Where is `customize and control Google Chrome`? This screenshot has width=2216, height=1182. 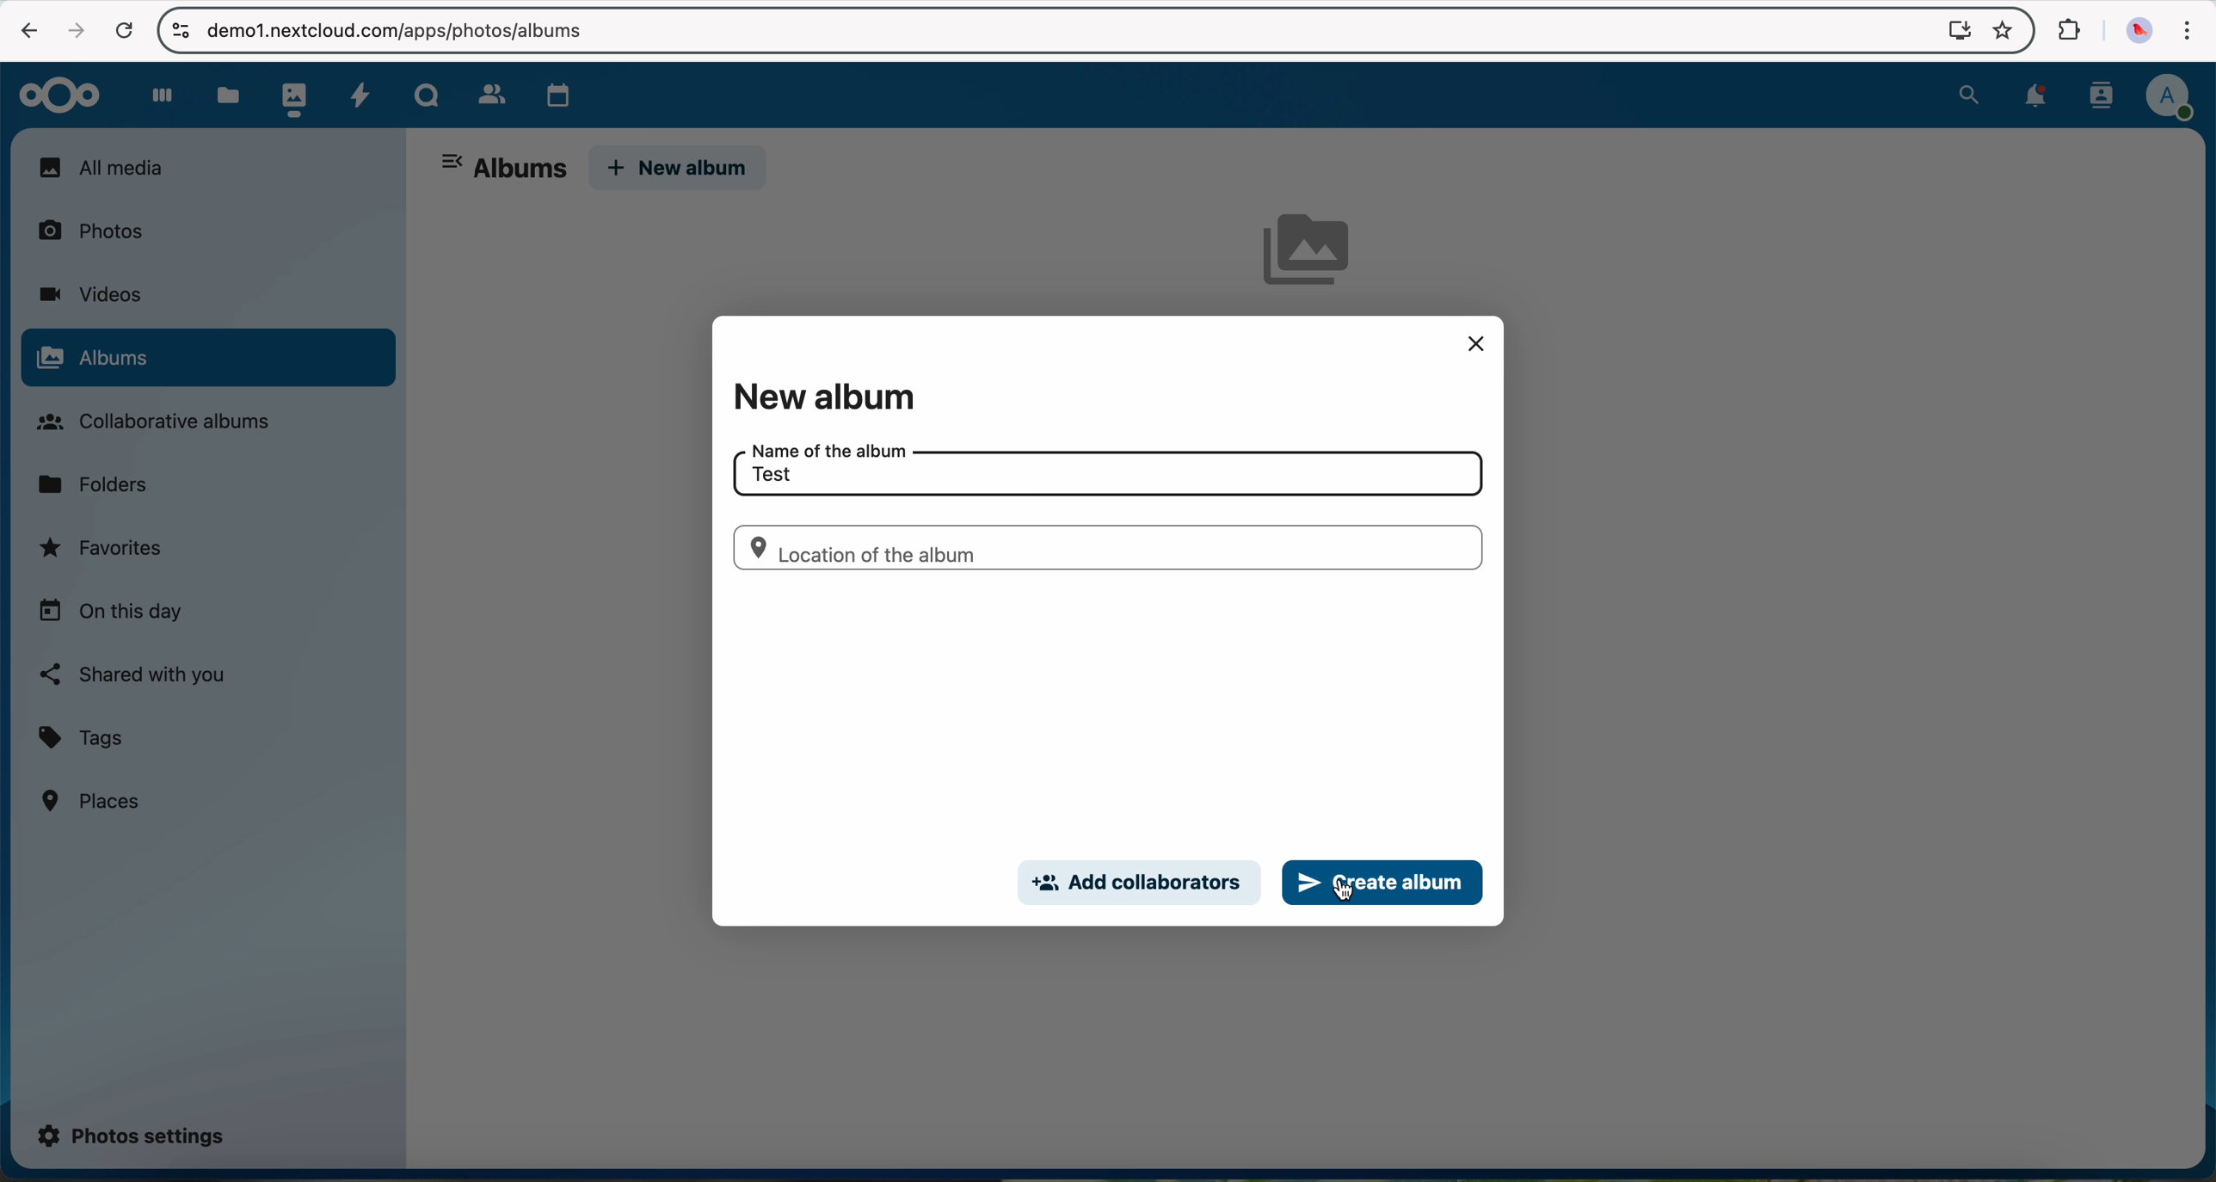 customize and control Google Chrome is located at coordinates (2185, 34).